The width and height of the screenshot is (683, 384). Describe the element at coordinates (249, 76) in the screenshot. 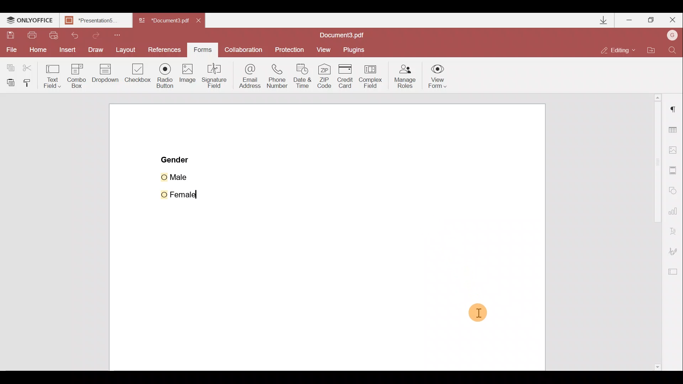

I see `Email address` at that location.